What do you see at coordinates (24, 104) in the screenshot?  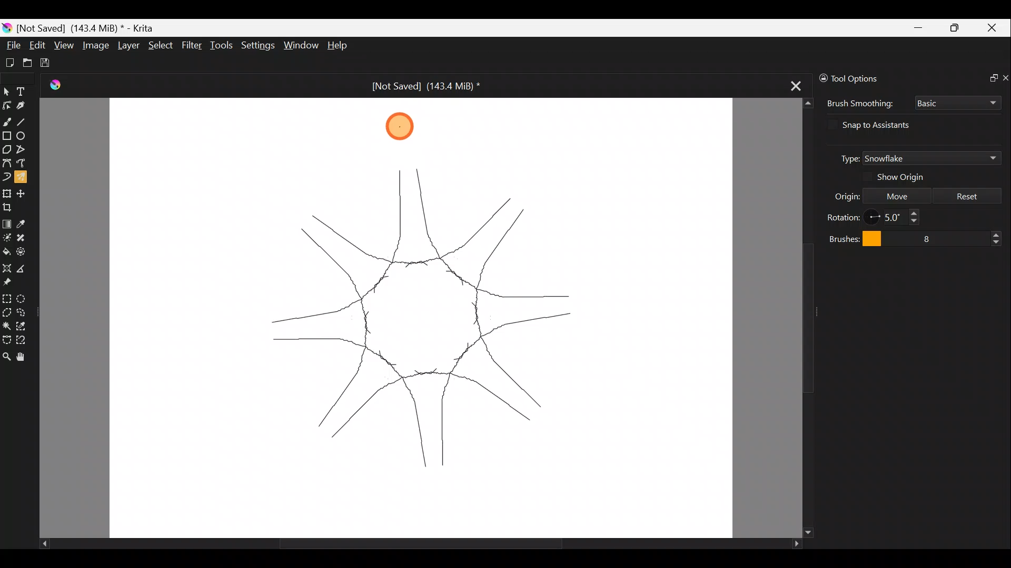 I see `Calligraphy` at bounding box center [24, 104].